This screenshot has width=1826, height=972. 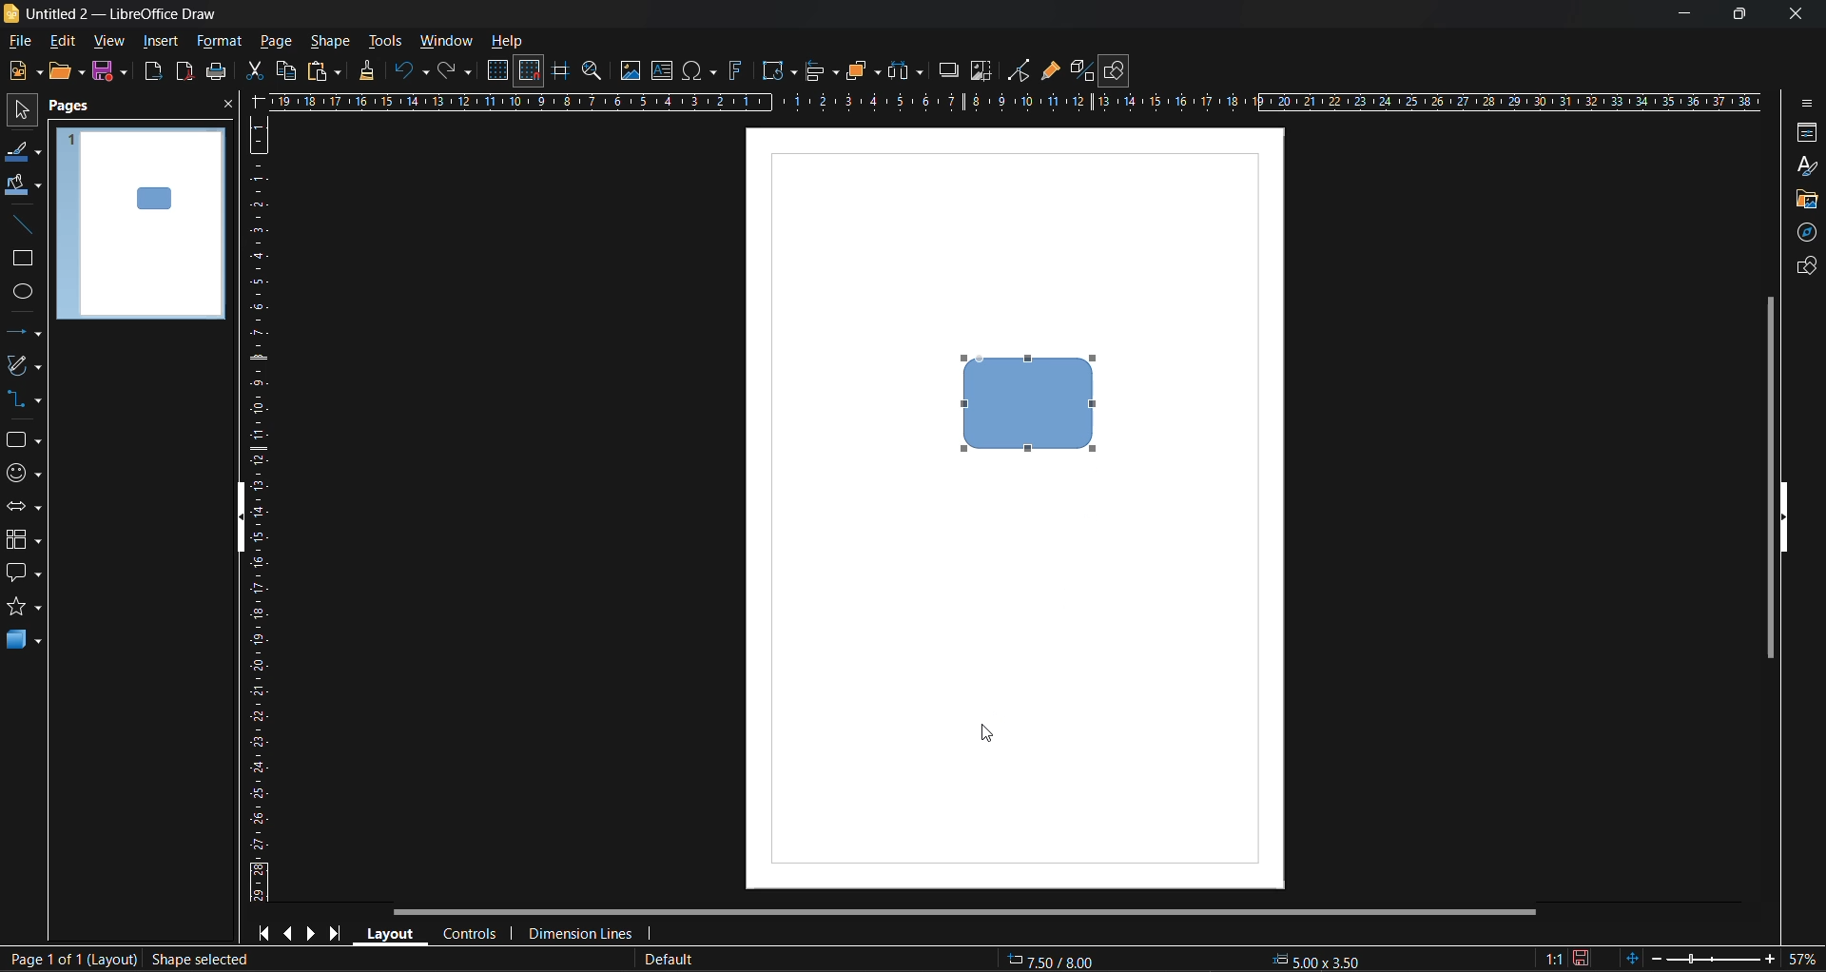 I want to click on crop image, so click(x=982, y=71).